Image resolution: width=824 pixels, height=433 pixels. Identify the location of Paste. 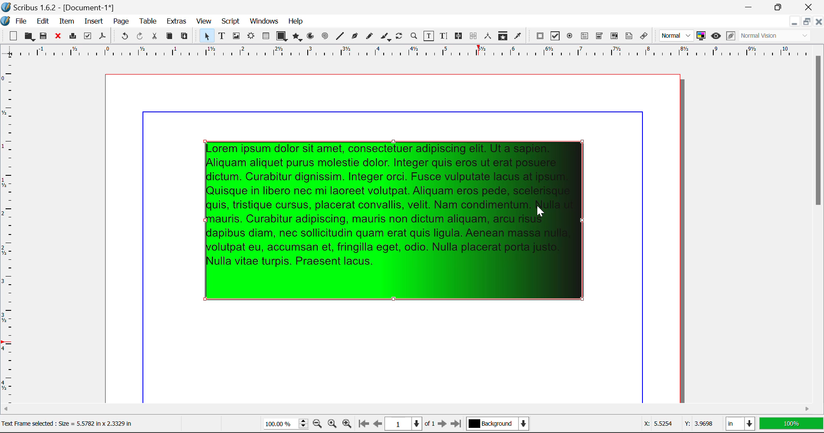
(185, 36).